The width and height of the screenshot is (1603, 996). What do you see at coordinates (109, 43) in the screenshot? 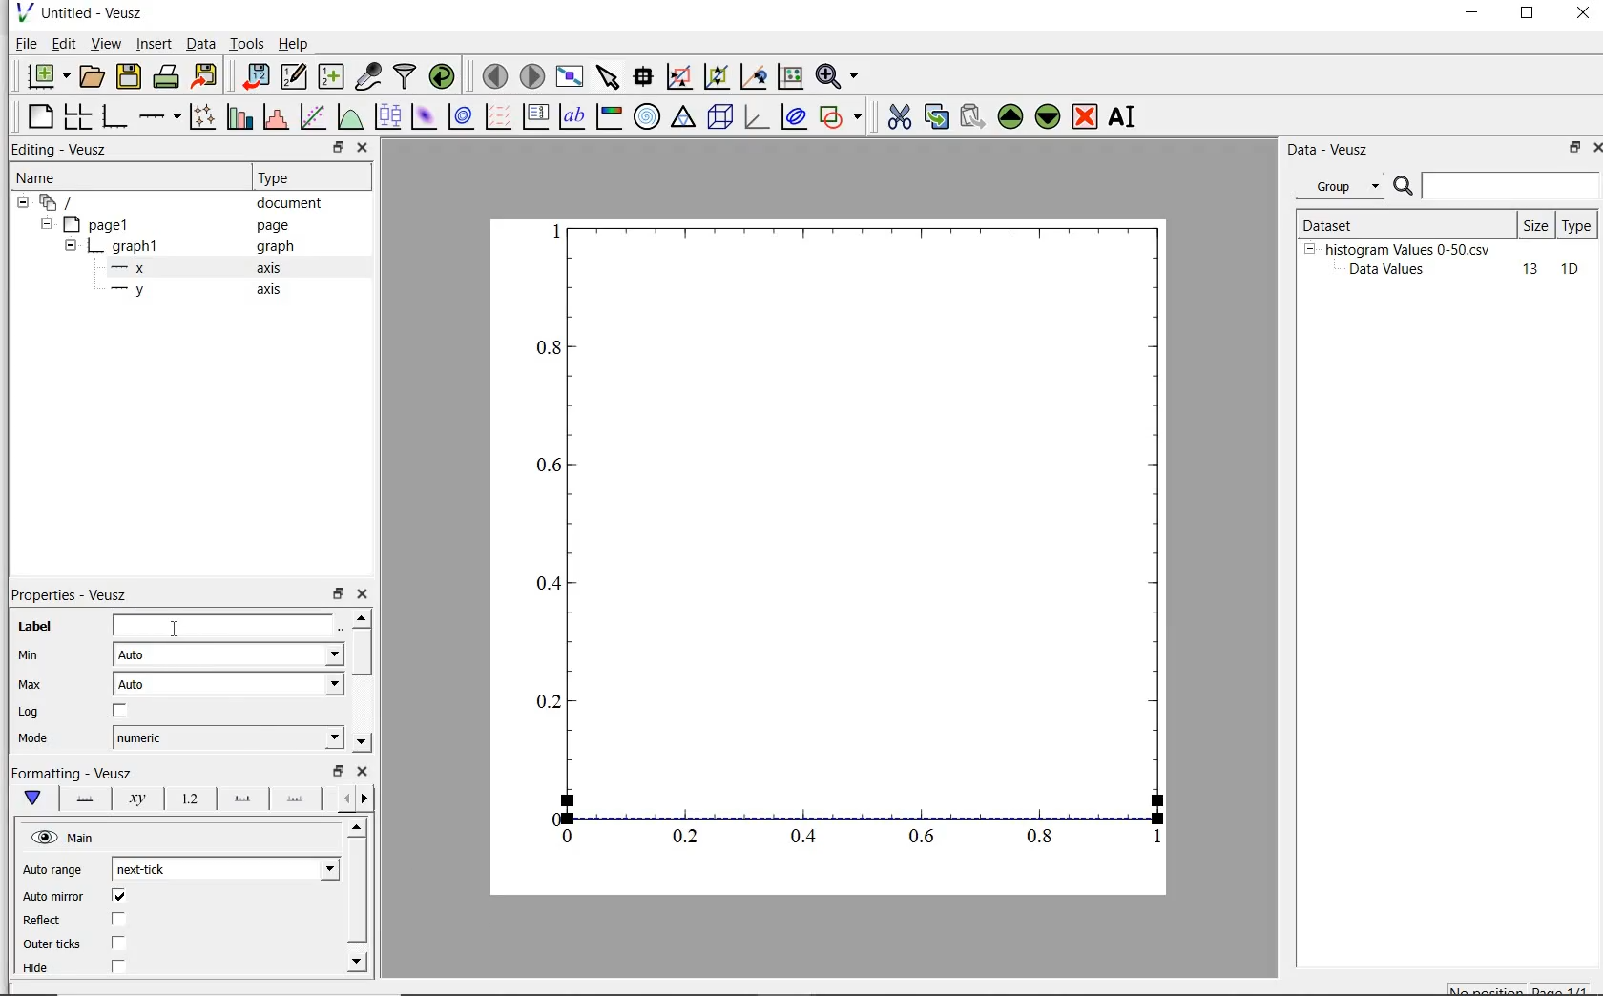
I see `view` at bounding box center [109, 43].